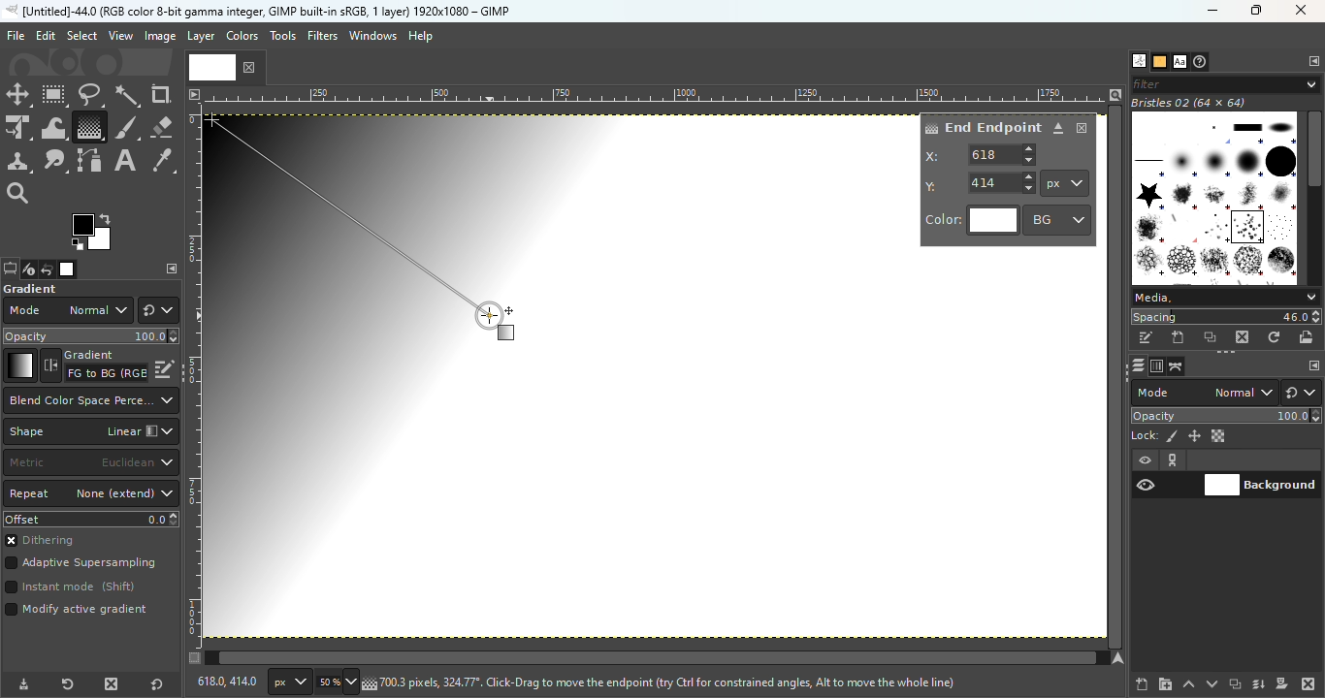 Image resolution: width=1325 pixels, height=698 pixels. I want to click on Merge this layer with the first visible layer below it, so click(1259, 684).